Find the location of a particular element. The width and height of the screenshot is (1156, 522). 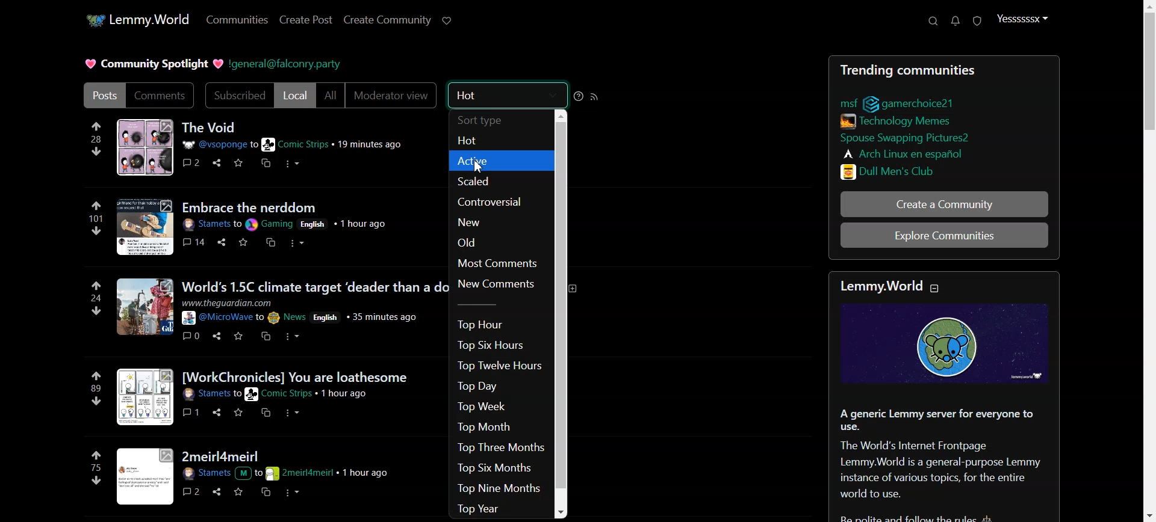

downvote is located at coordinates (95, 150).